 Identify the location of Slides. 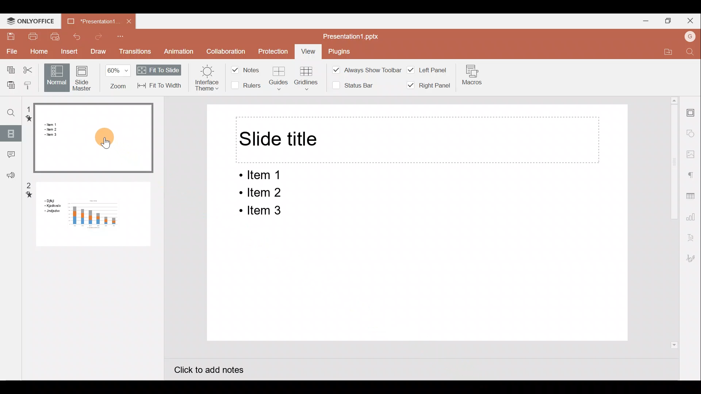
(11, 135).